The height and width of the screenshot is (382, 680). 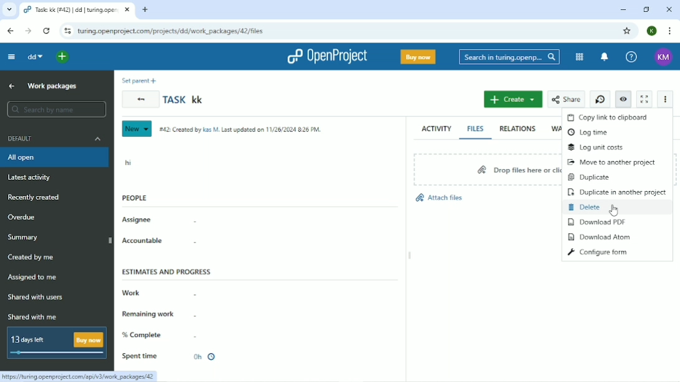 I want to click on Summary, so click(x=23, y=238).